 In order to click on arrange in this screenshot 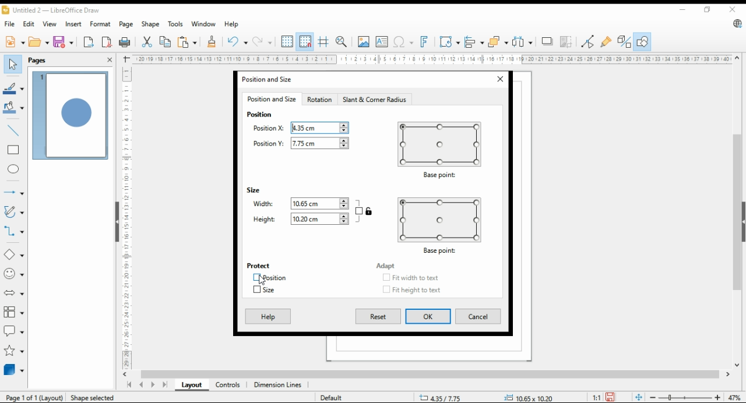, I will do `click(498, 41)`.